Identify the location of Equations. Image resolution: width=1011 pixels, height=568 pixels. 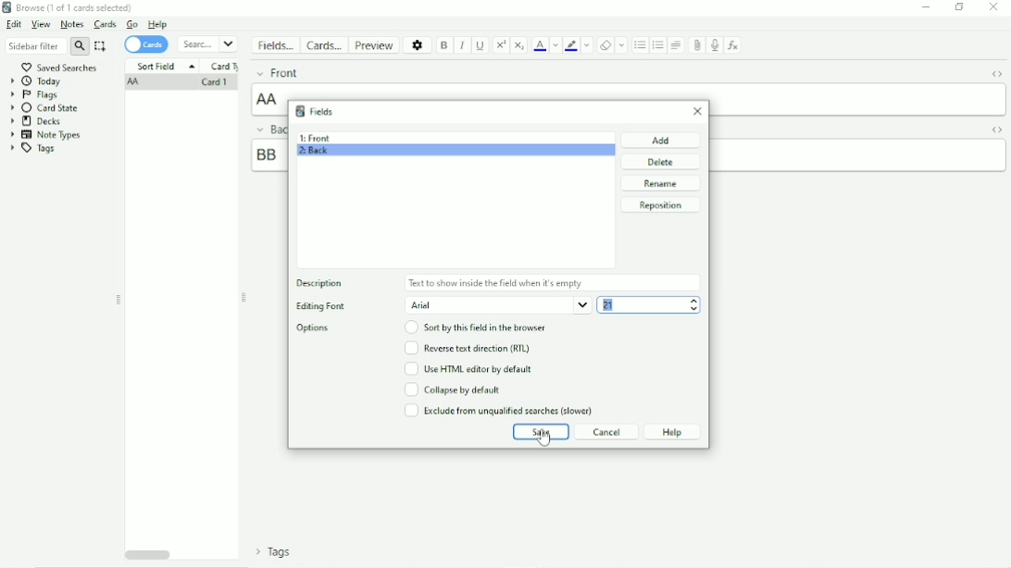
(732, 44).